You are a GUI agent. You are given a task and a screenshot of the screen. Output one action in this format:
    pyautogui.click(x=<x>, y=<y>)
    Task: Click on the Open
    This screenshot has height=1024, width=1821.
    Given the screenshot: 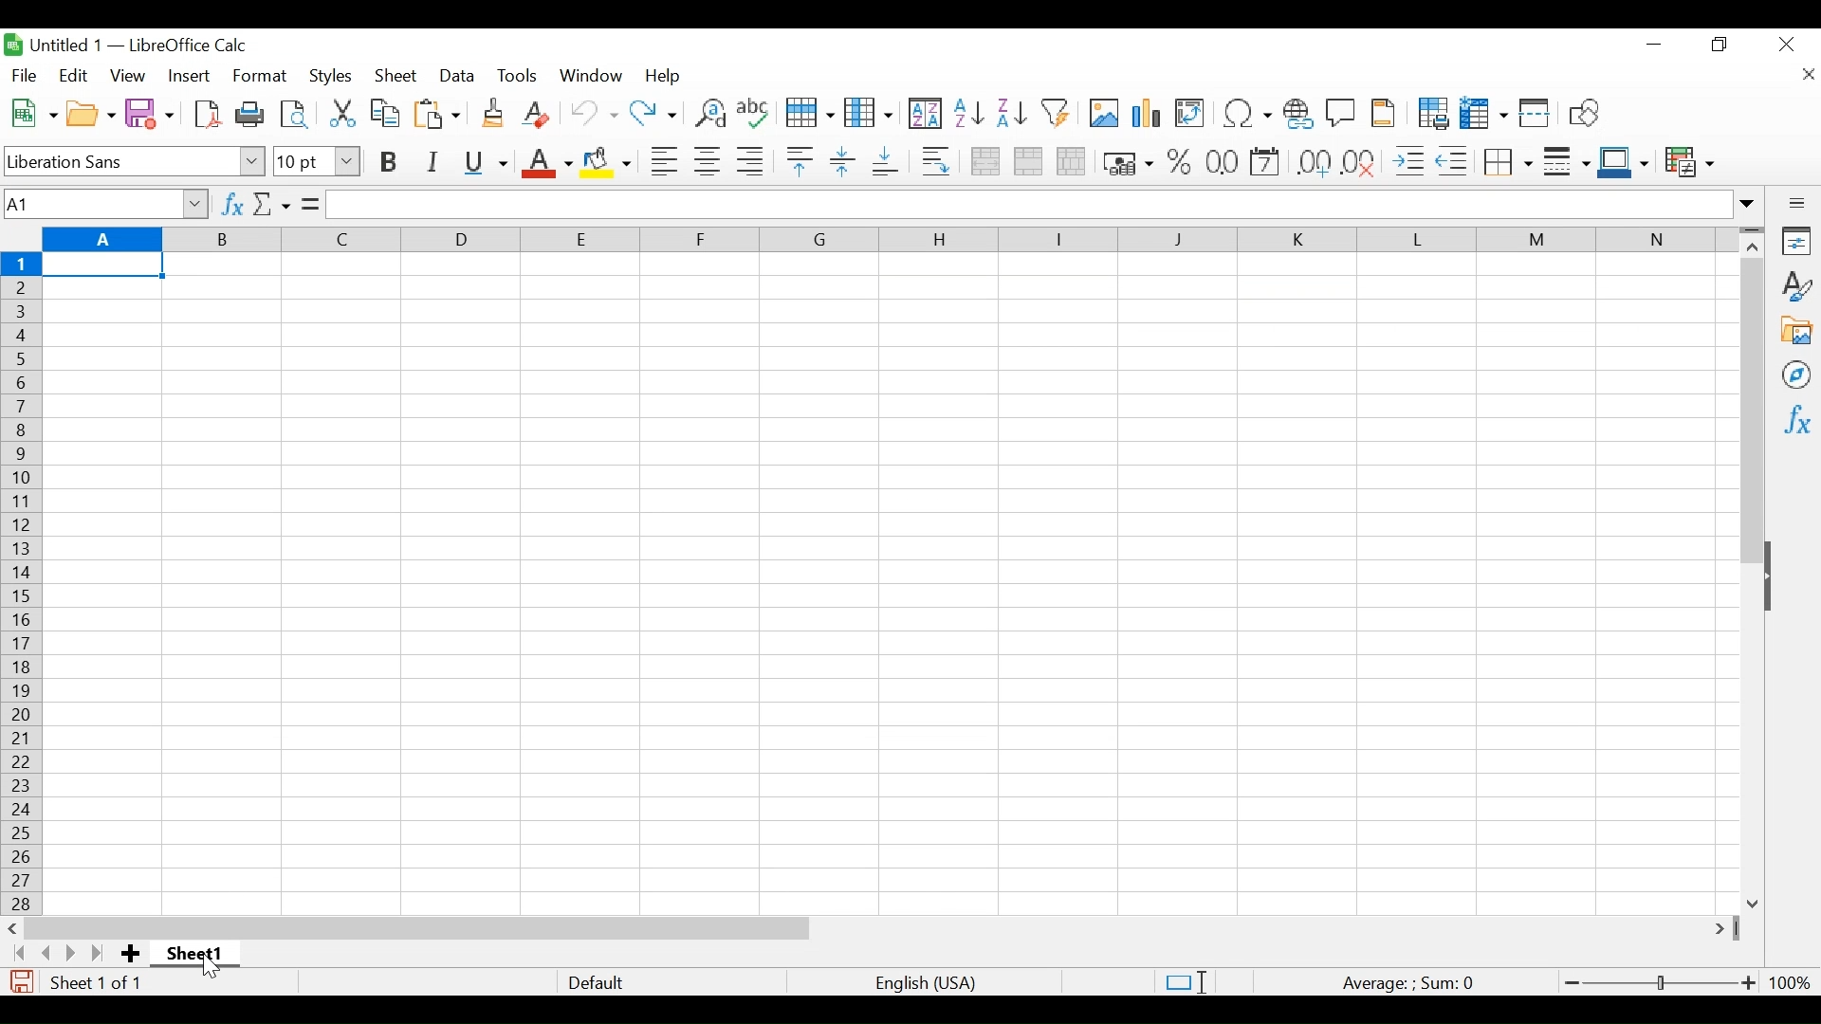 What is the action you would take?
    pyautogui.click(x=92, y=113)
    